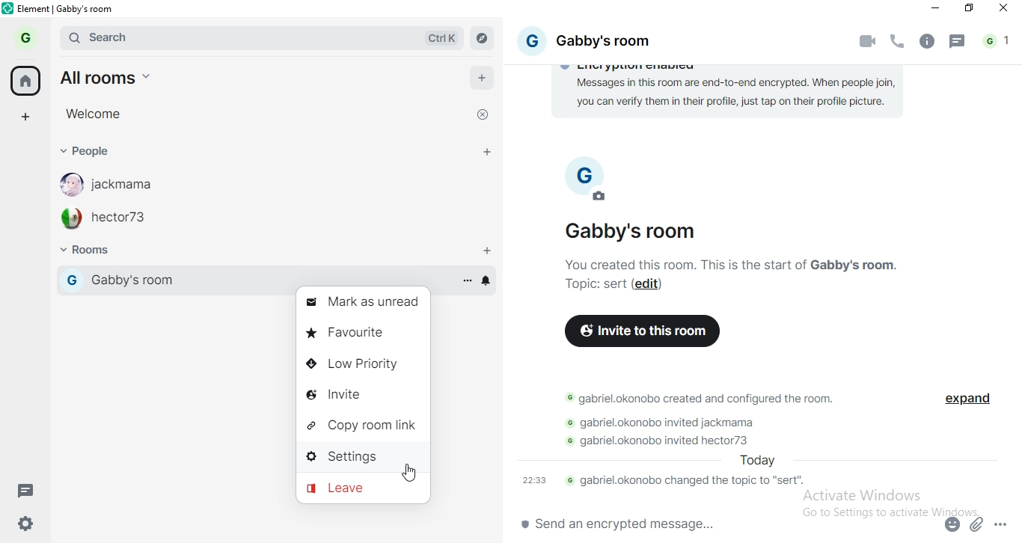  Describe the element at coordinates (488, 154) in the screenshot. I see `add people` at that location.